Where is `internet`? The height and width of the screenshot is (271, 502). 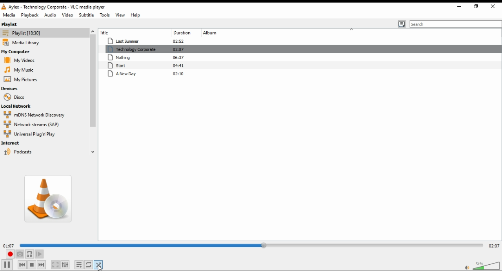 internet is located at coordinates (12, 143).